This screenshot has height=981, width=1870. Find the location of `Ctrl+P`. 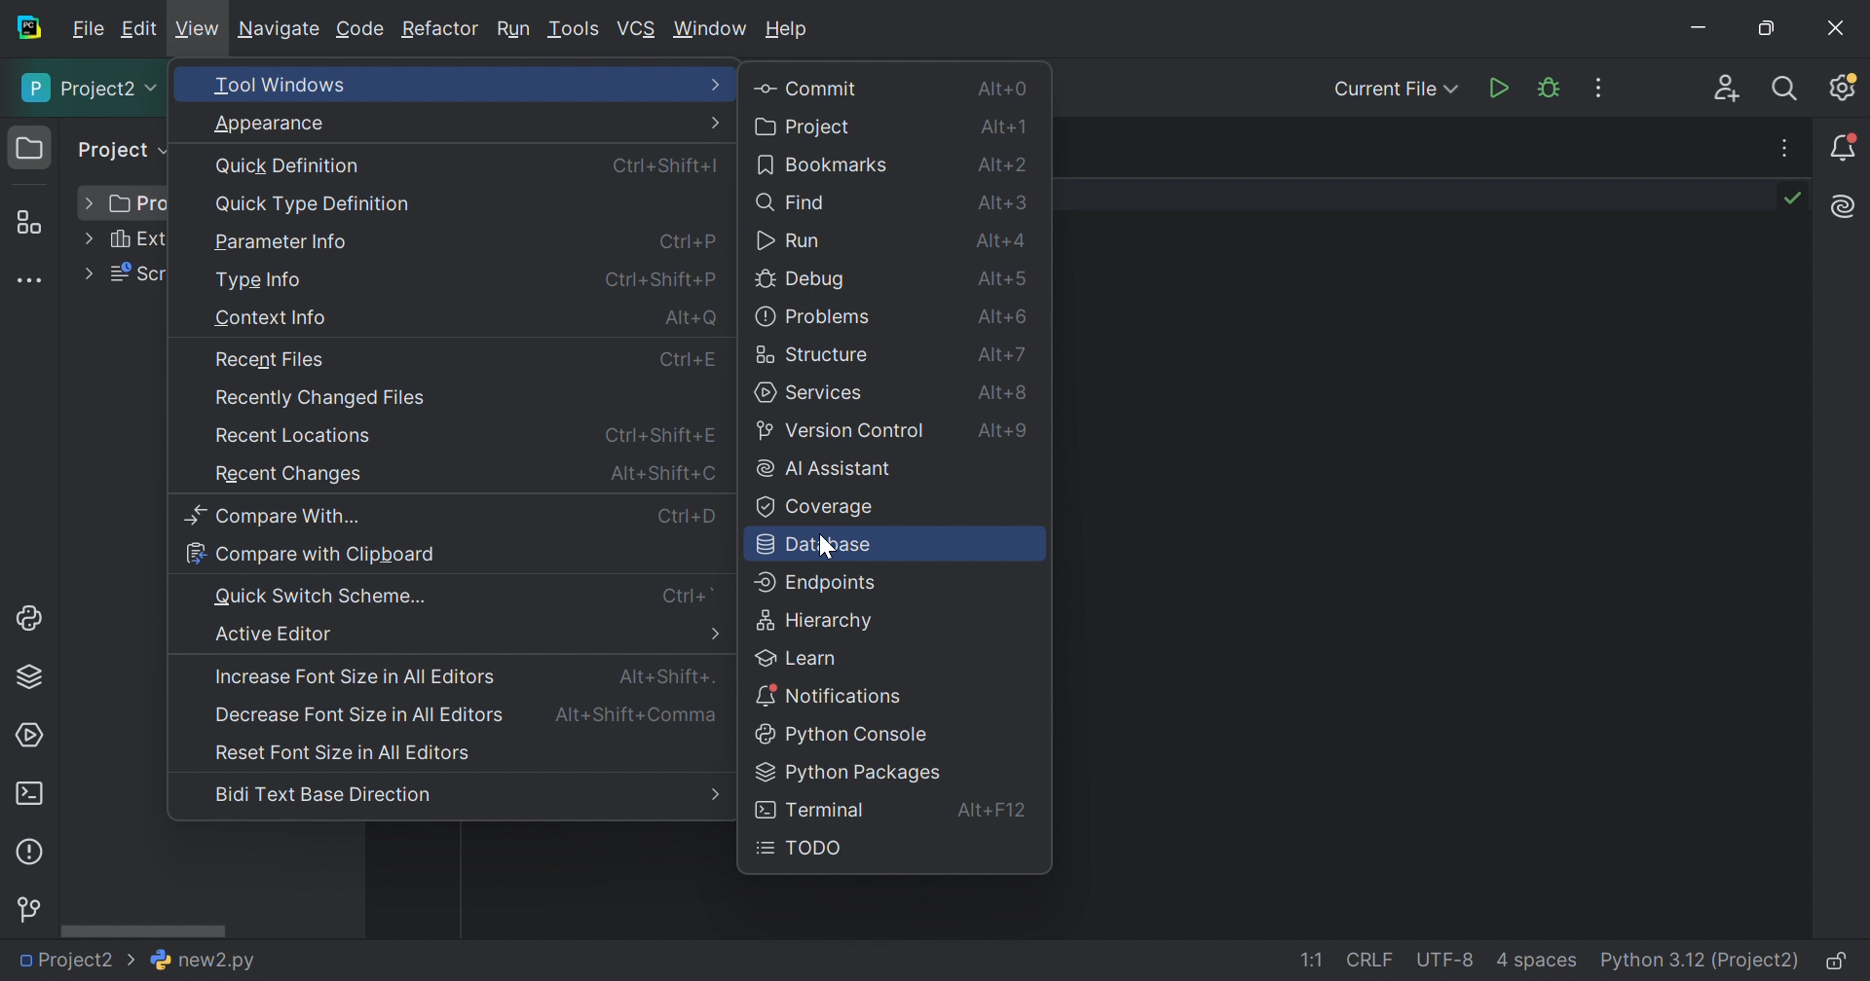

Ctrl+P is located at coordinates (685, 240).